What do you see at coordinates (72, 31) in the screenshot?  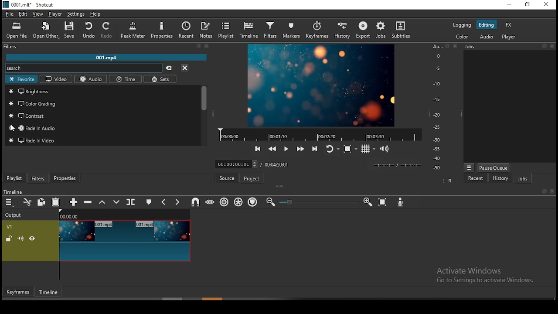 I see `save` at bounding box center [72, 31].